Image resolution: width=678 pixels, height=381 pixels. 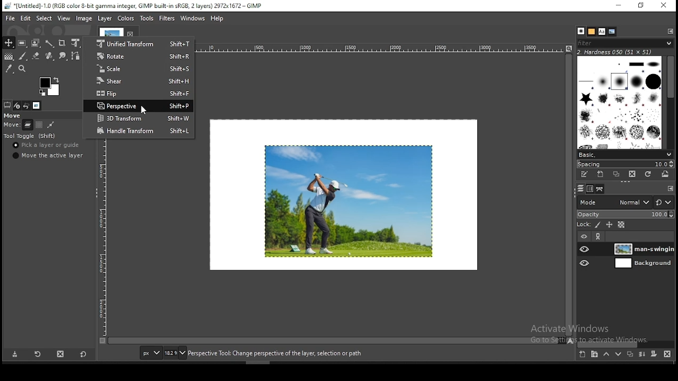 What do you see at coordinates (593, 355) in the screenshot?
I see `new layer group` at bounding box center [593, 355].